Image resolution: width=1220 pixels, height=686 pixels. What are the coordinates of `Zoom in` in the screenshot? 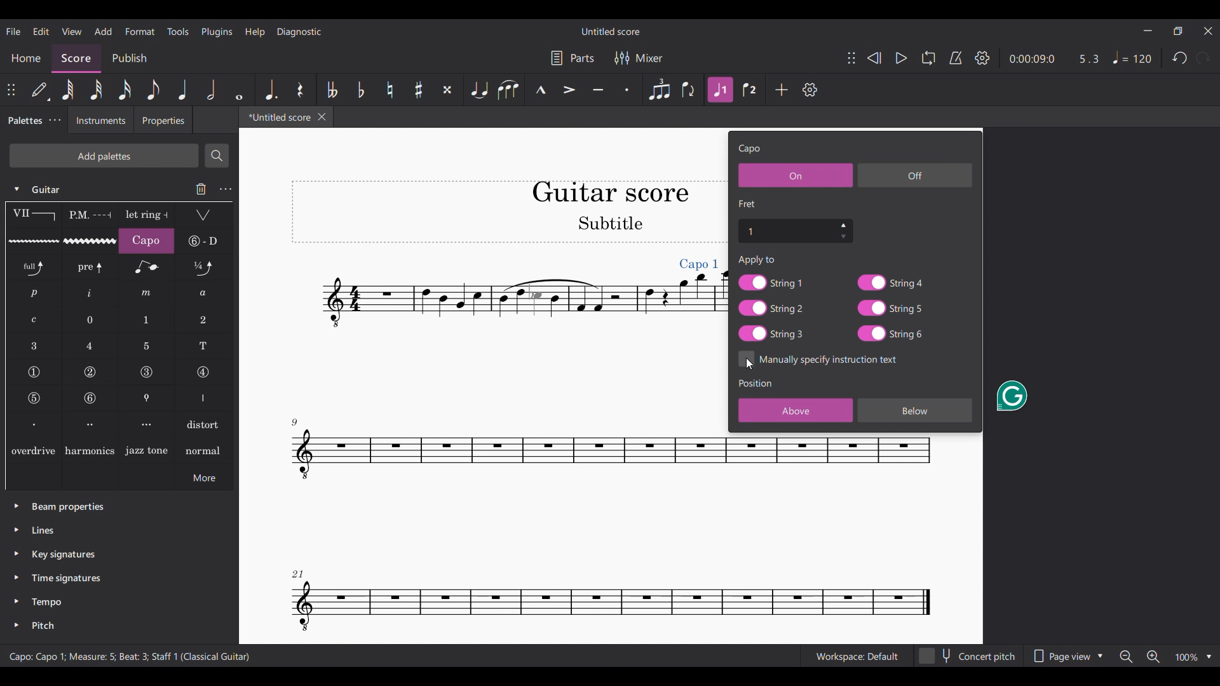 It's located at (1153, 657).